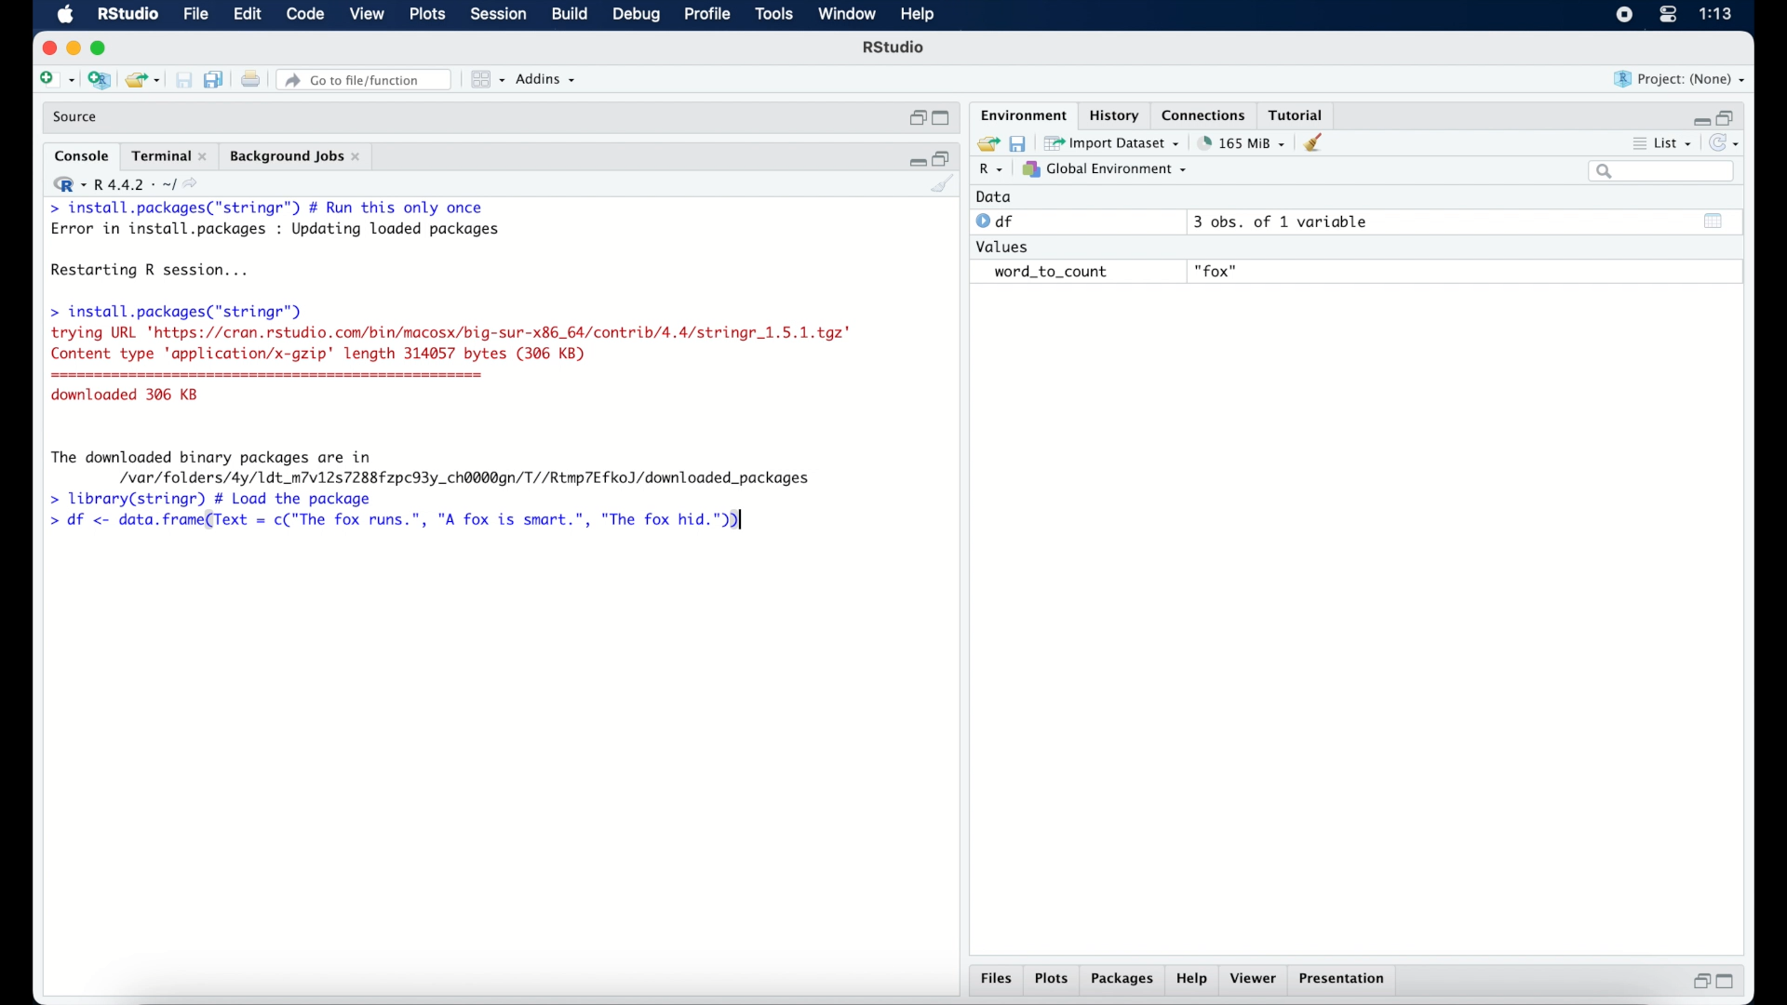 The width and height of the screenshot is (1787, 1005). Describe the element at coordinates (916, 118) in the screenshot. I see `restore down` at that location.